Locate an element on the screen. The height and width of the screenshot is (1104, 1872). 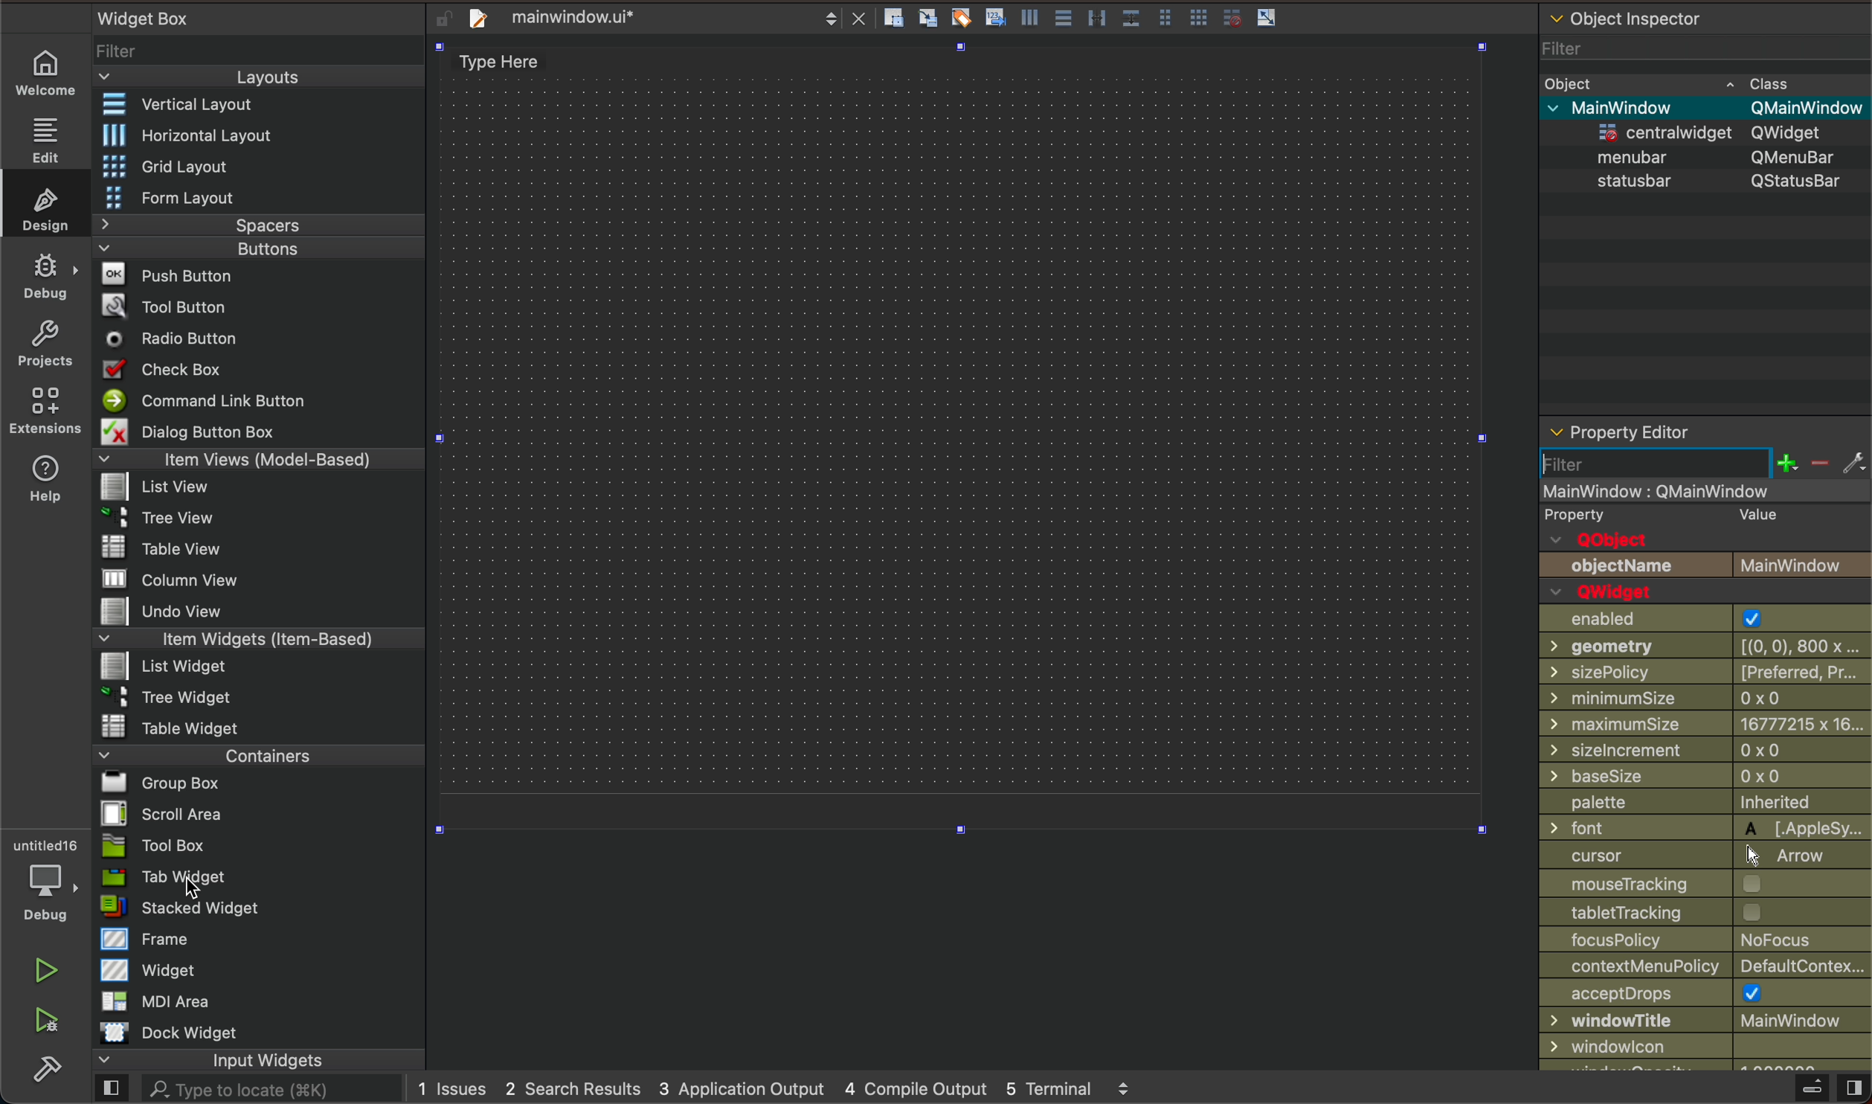
context policy is located at coordinates (1705, 966).